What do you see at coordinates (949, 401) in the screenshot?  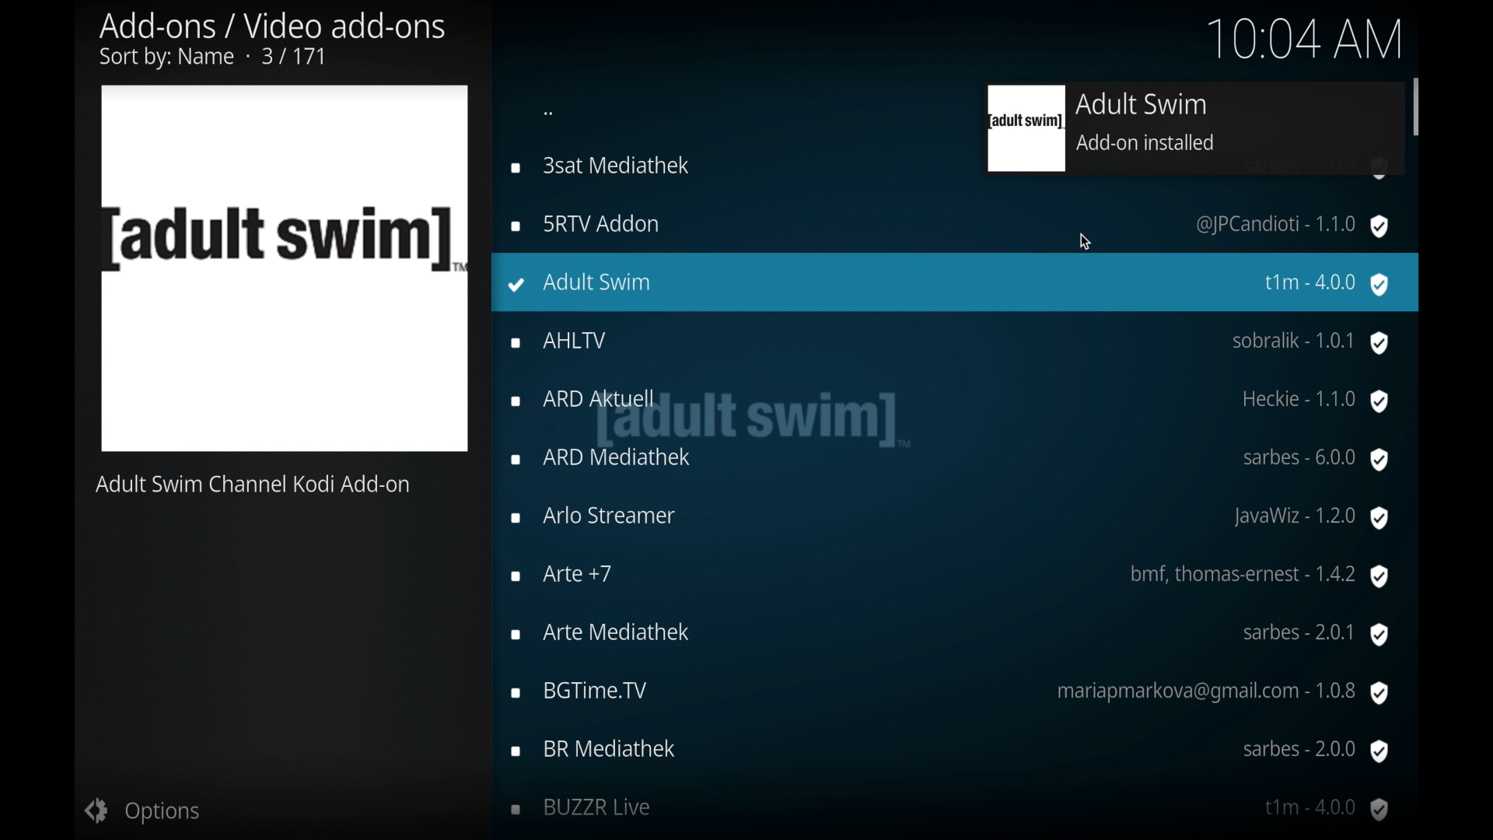 I see `ard` at bounding box center [949, 401].